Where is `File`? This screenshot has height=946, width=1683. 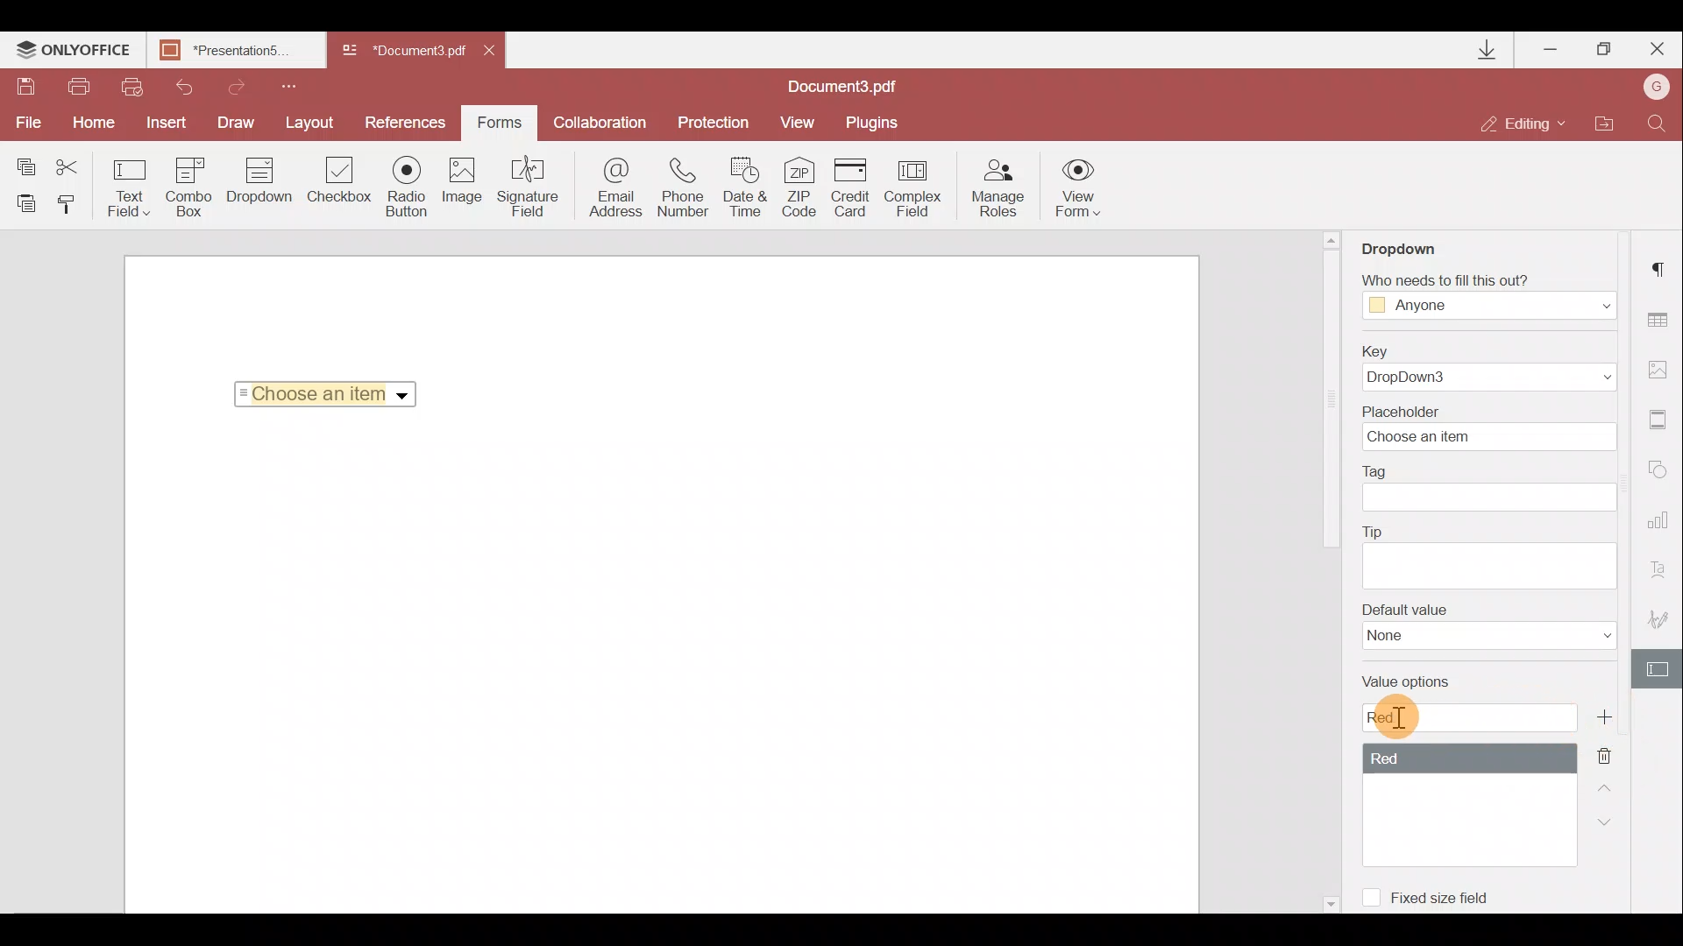 File is located at coordinates (30, 124).